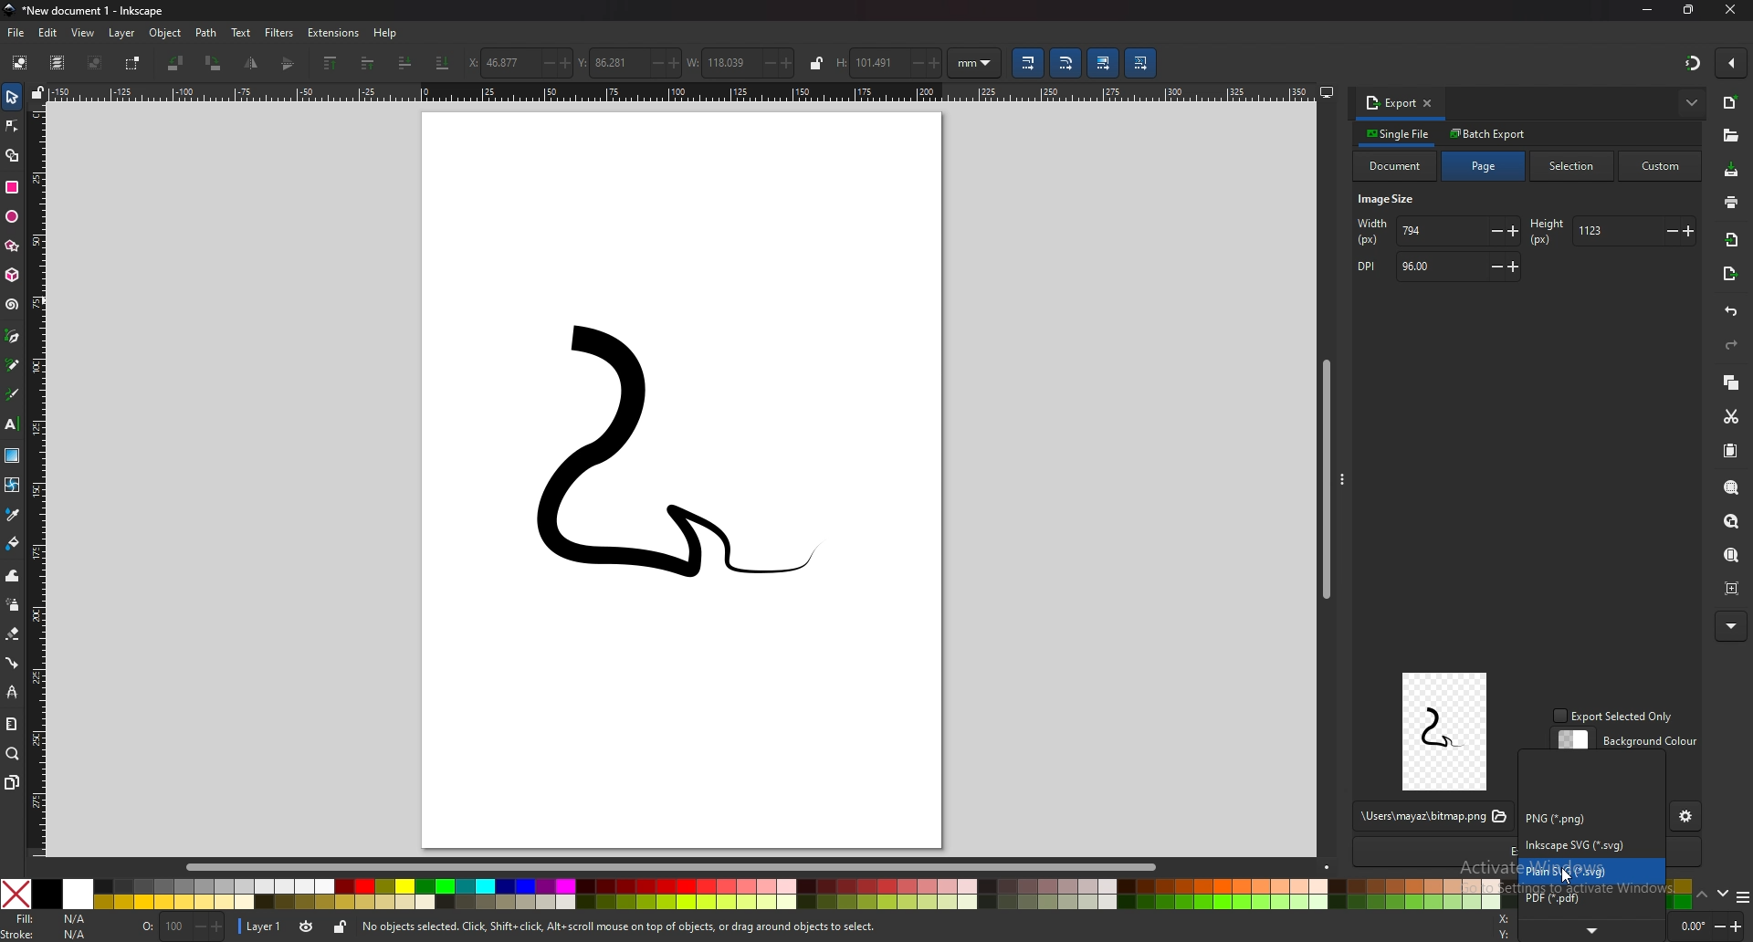 The width and height of the screenshot is (1753, 942). Describe the element at coordinates (18, 63) in the screenshot. I see `select all objects` at that location.